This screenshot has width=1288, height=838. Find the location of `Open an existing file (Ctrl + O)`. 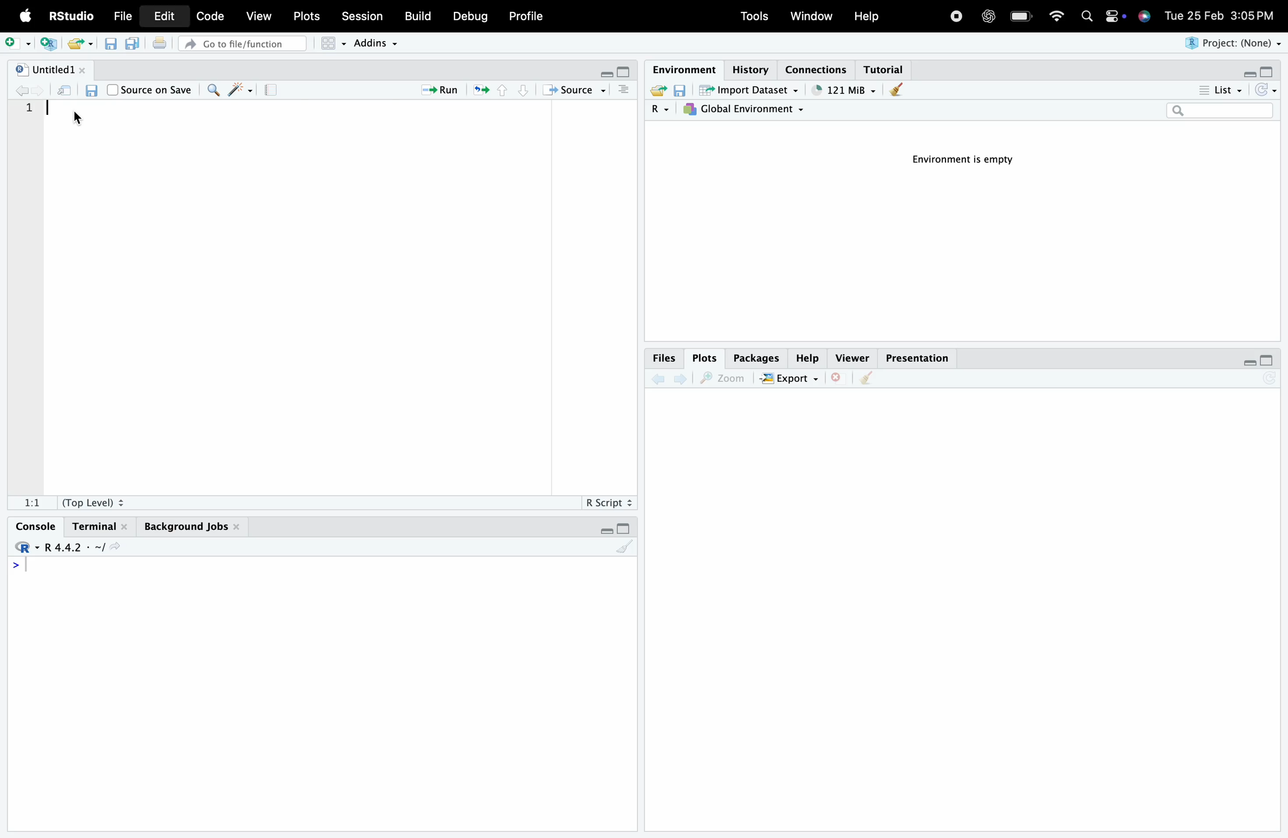

Open an existing file (Ctrl + O) is located at coordinates (79, 44).